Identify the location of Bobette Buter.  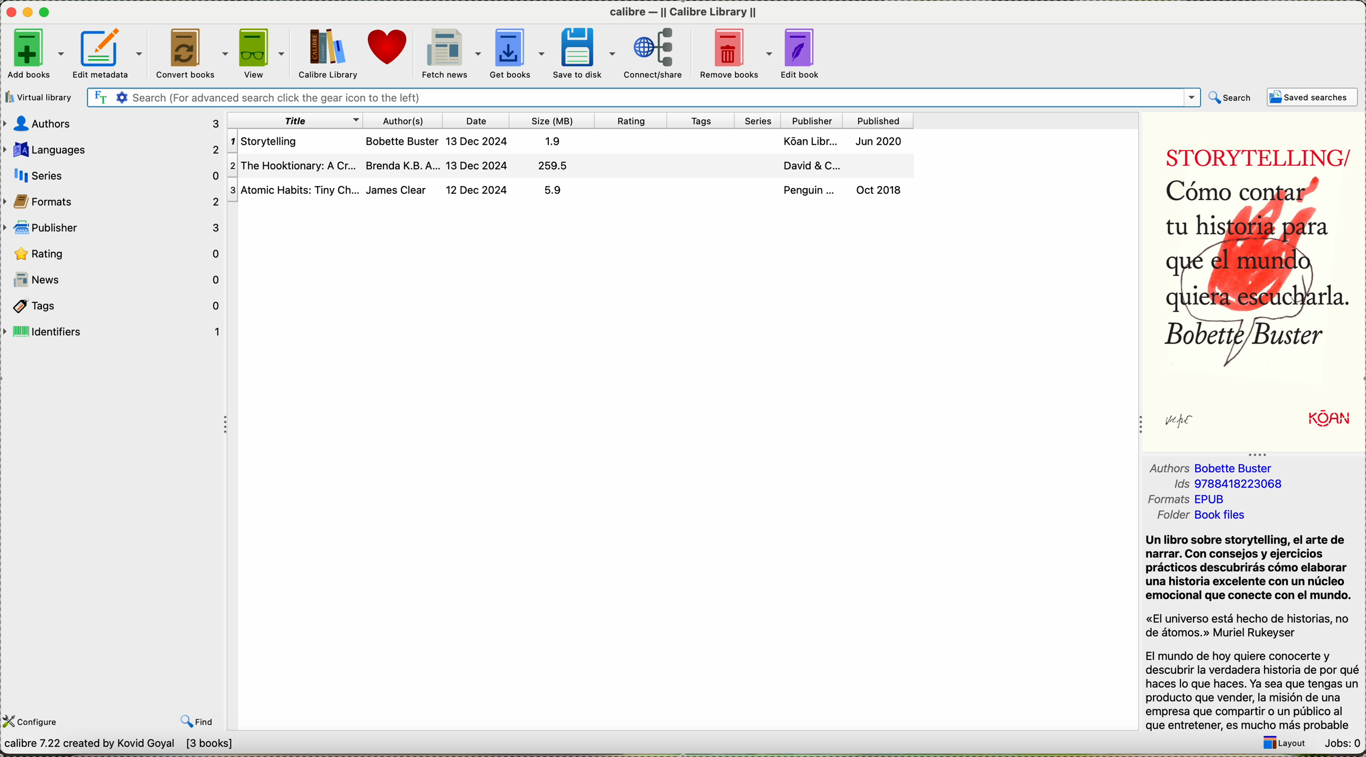
(402, 140).